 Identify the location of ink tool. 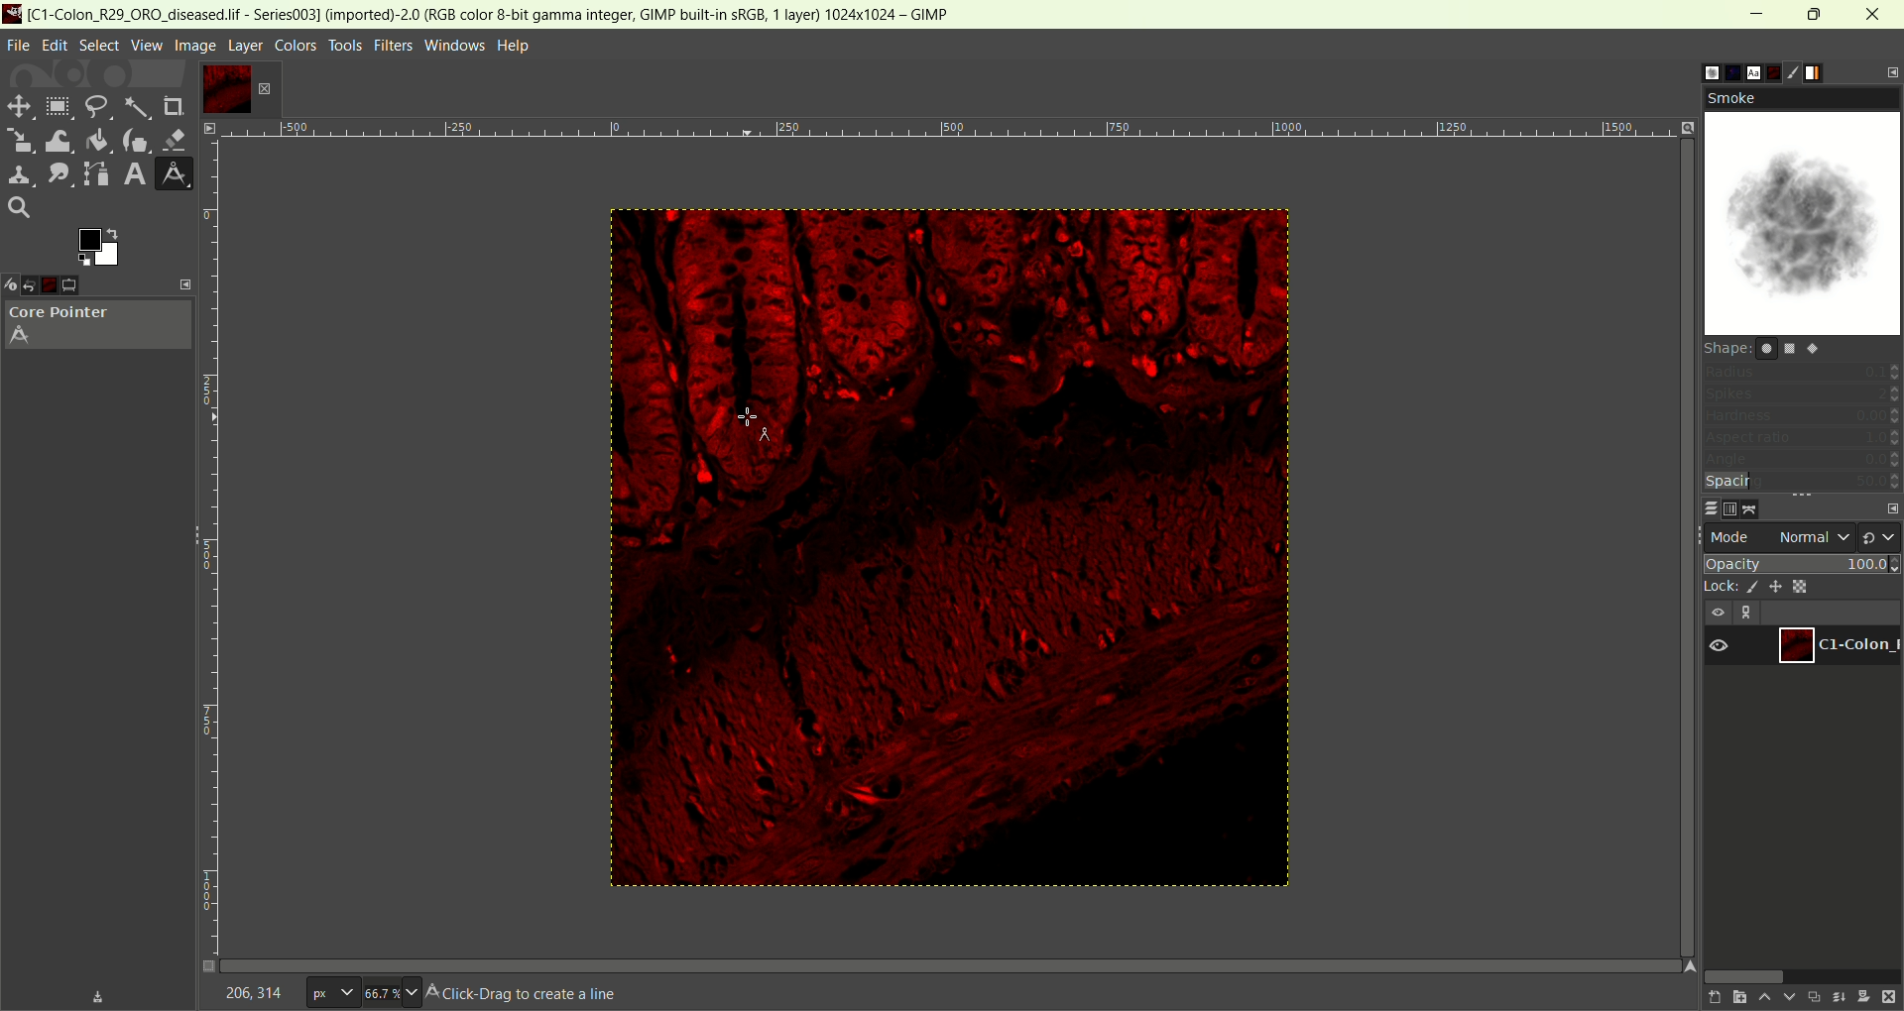
(136, 140).